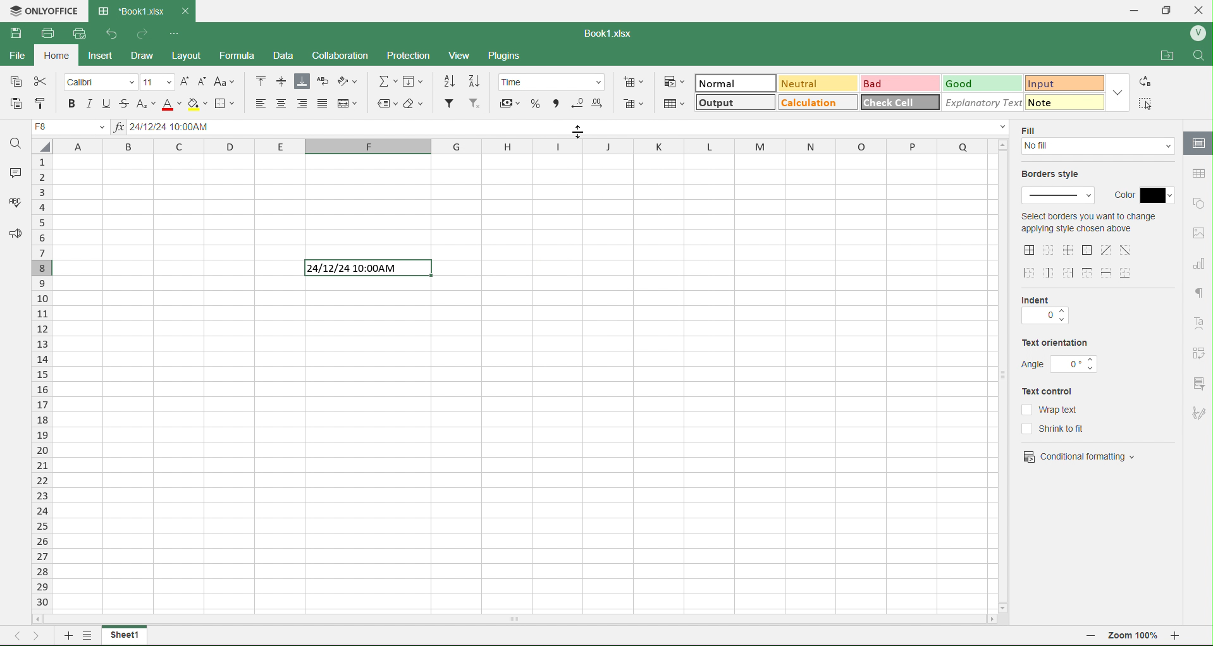  Describe the element at coordinates (1042, 299) in the screenshot. I see `indent` at that location.